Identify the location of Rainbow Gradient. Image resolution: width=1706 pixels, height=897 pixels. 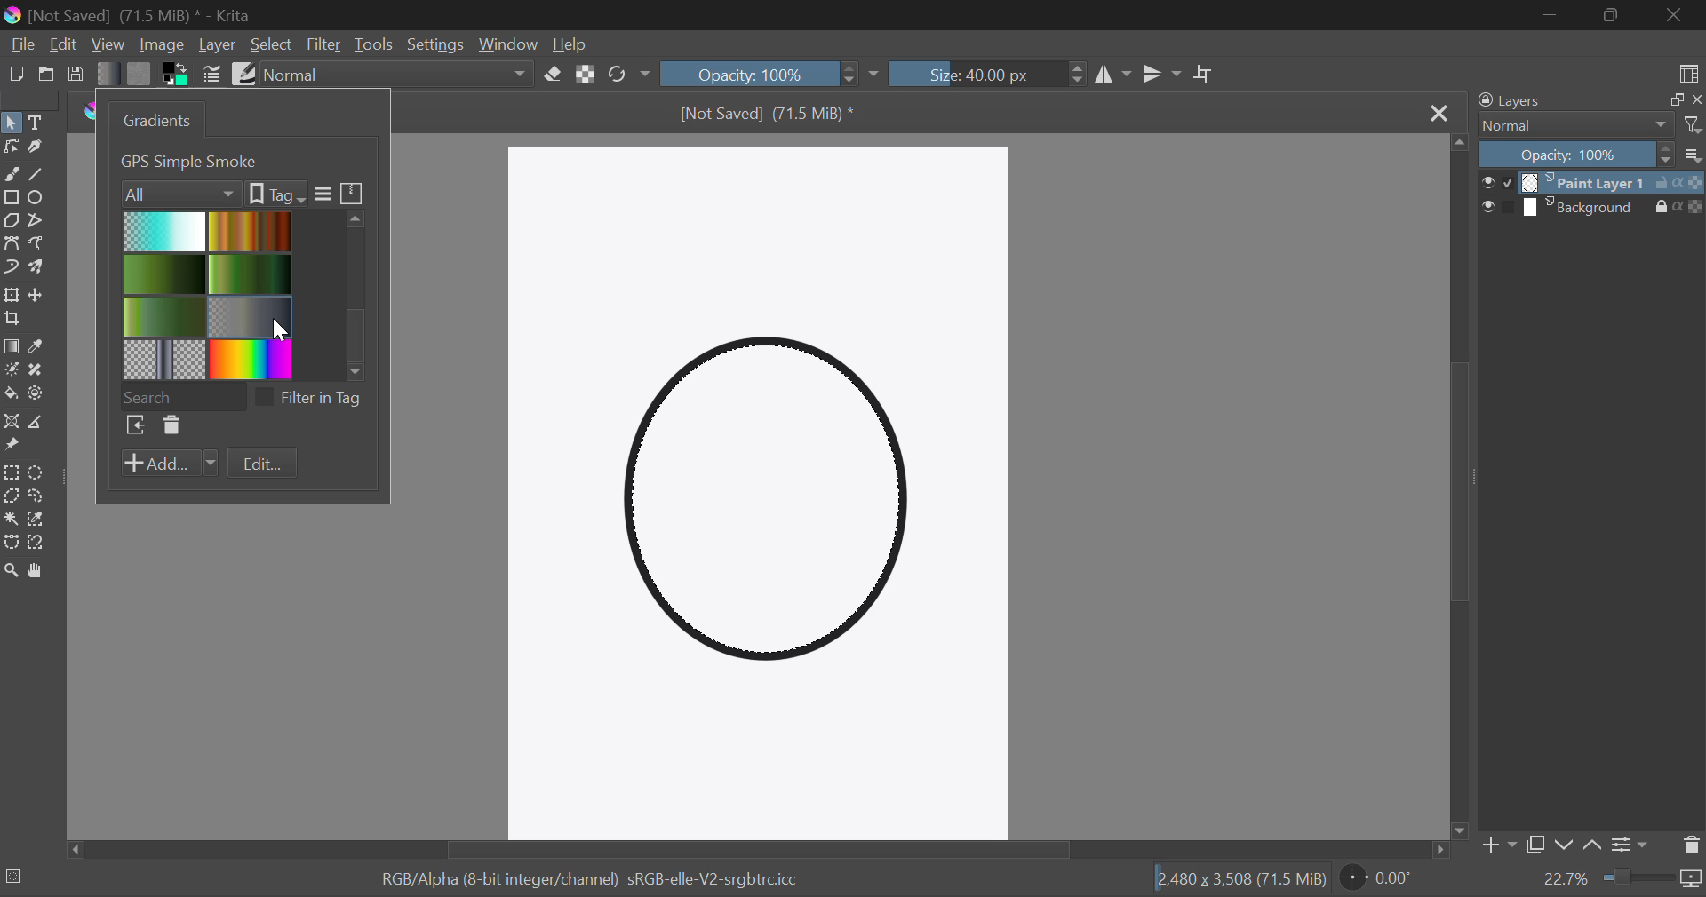
(252, 359).